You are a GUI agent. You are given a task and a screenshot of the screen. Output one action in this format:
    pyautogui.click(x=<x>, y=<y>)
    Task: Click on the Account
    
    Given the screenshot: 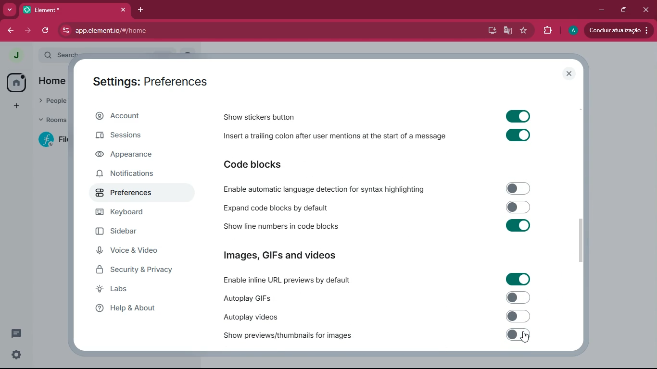 What is the action you would take?
    pyautogui.click(x=136, y=116)
    